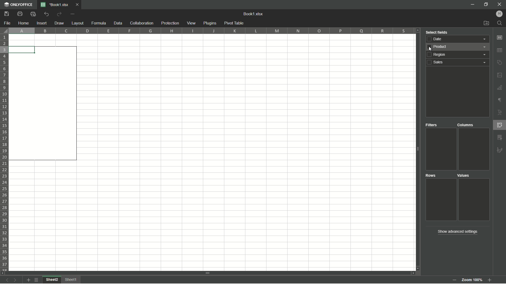 The width and height of the screenshot is (506, 284). Describe the element at coordinates (500, 23) in the screenshot. I see `find` at that location.